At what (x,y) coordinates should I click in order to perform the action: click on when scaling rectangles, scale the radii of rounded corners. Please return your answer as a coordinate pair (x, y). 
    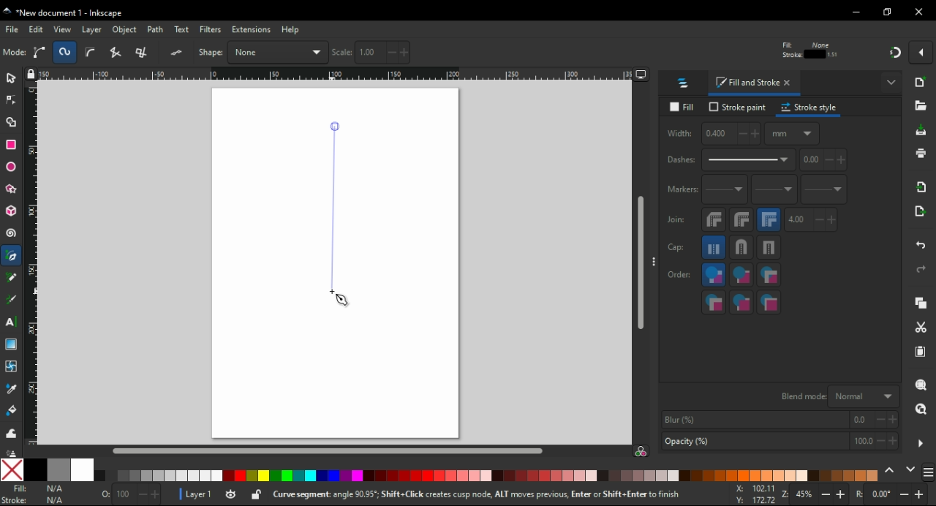
    Looking at the image, I should click on (807, 53).